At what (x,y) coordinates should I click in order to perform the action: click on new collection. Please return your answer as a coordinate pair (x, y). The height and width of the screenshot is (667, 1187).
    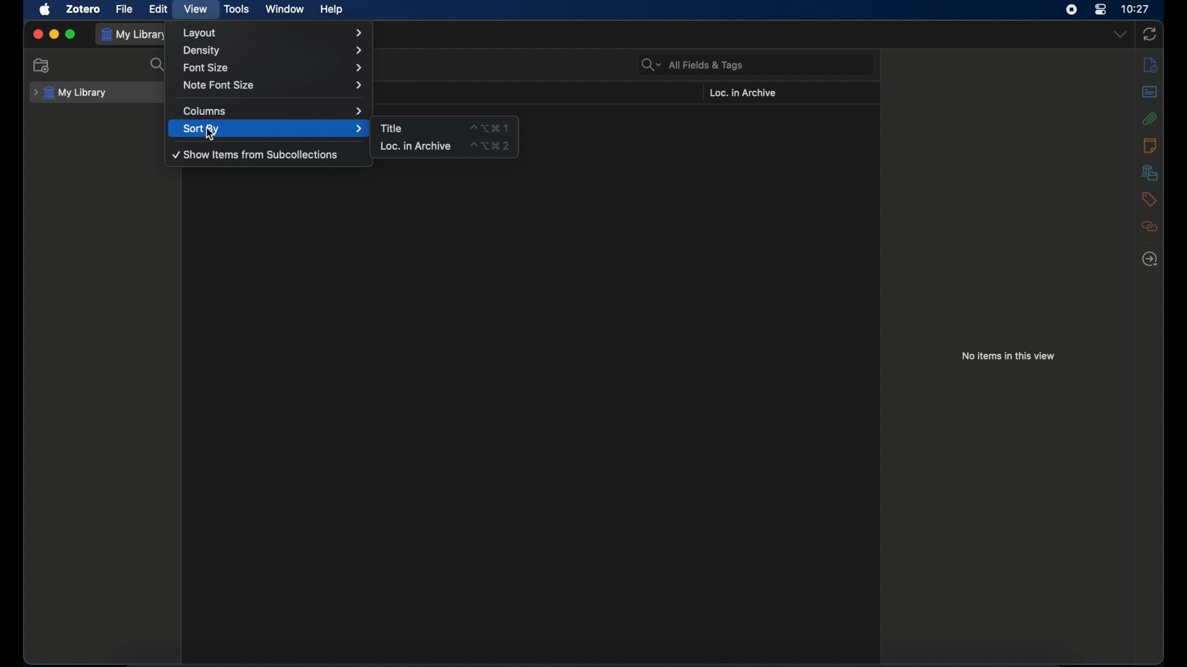
    Looking at the image, I should click on (41, 65).